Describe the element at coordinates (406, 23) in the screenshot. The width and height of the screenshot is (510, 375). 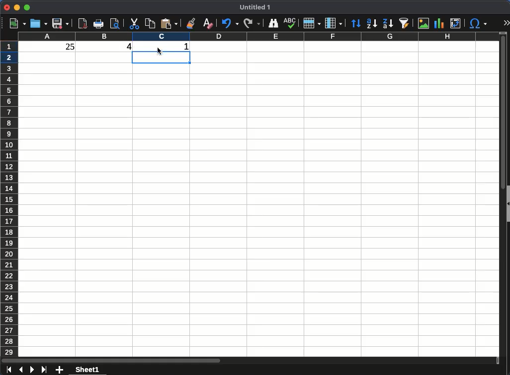
I see `autofilter` at that location.